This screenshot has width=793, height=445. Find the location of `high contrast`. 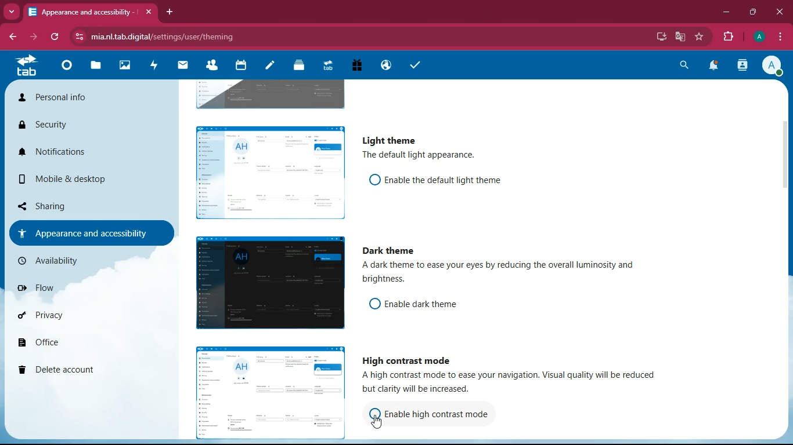

high contrast is located at coordinates (407, 359).